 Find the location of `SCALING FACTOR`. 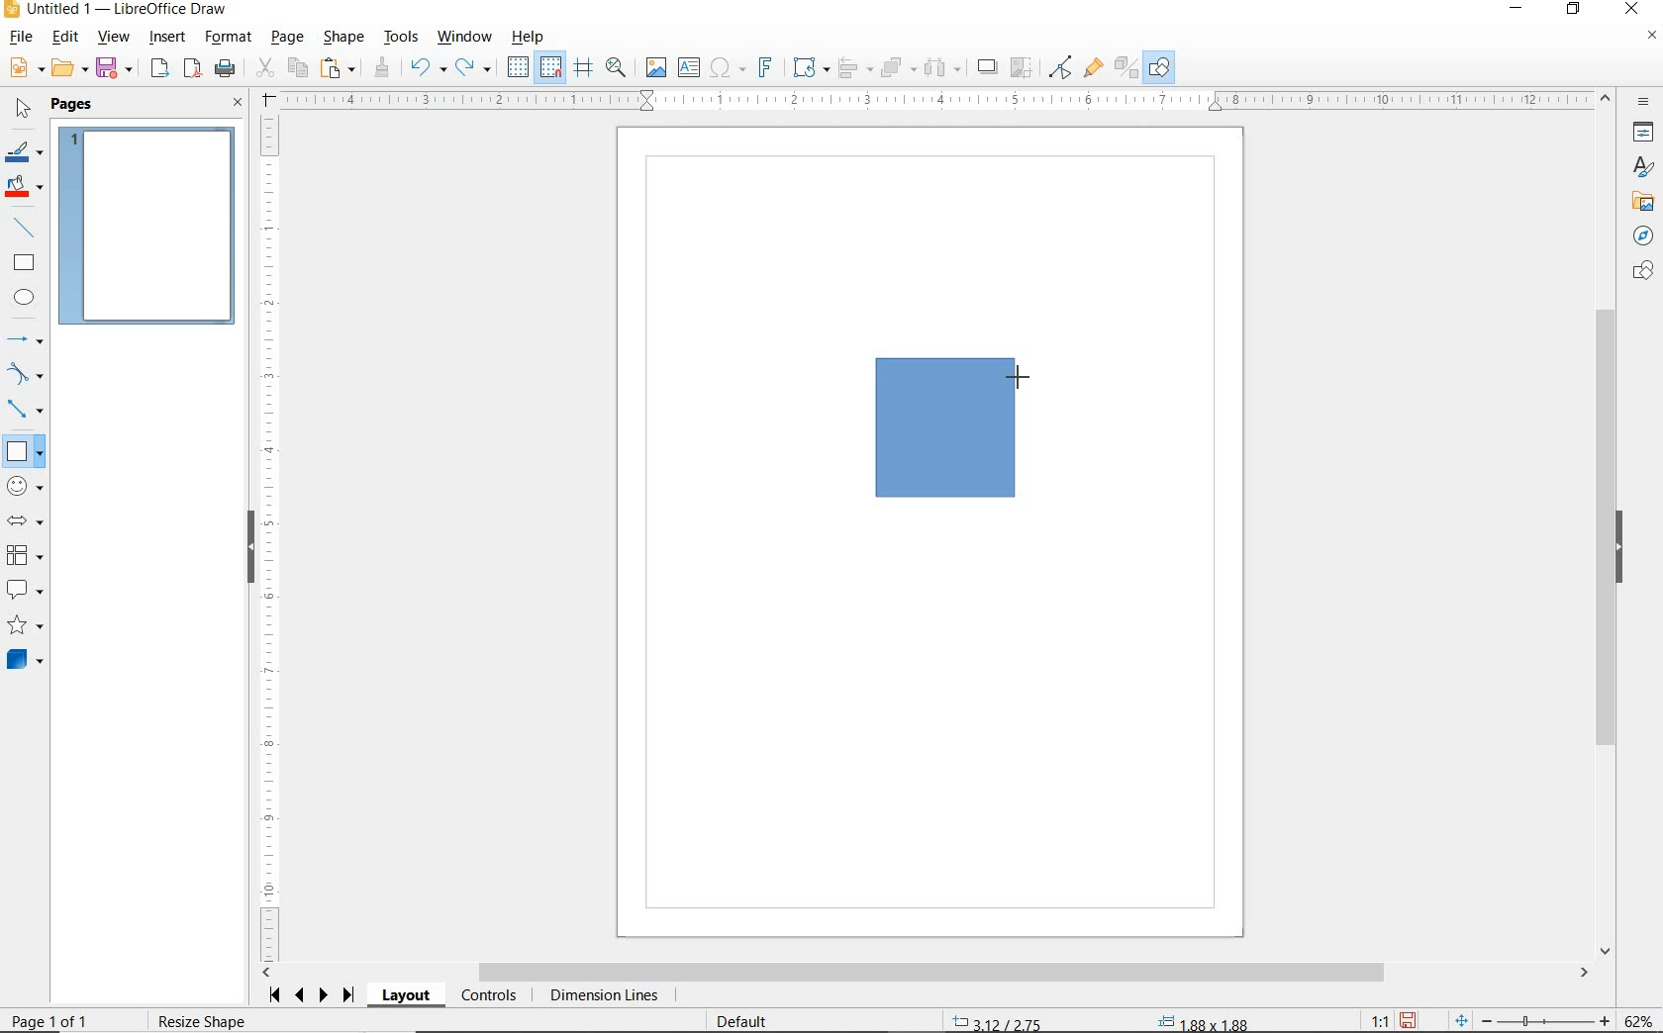

SCALING FACTOR is located at coordinates (1372, 1016).